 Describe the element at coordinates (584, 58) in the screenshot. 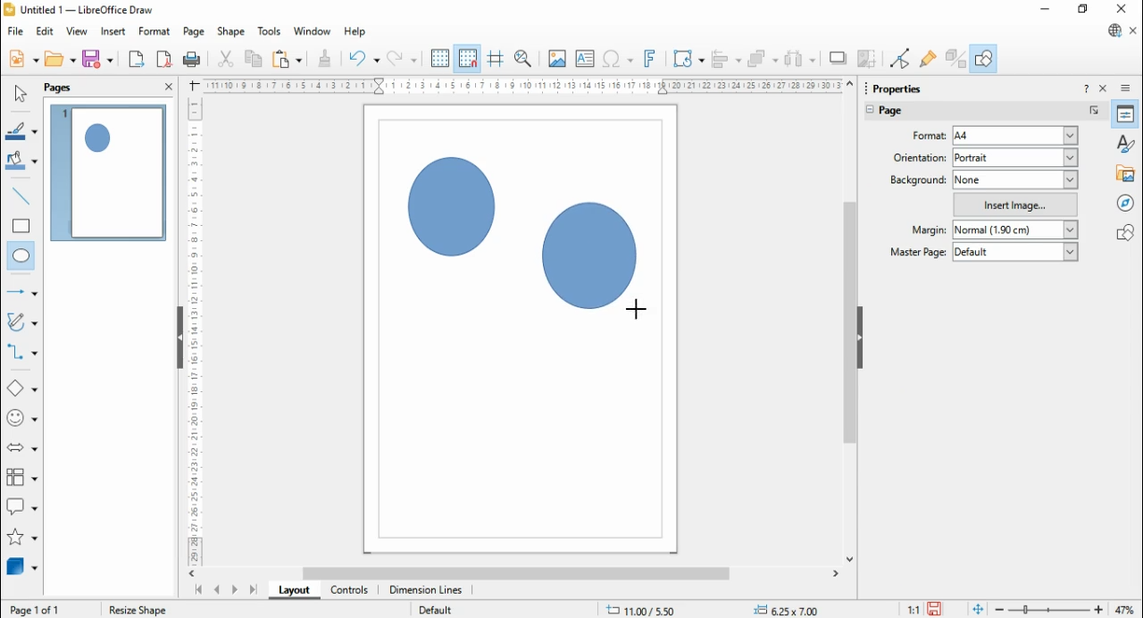

I see `insert text box` at that location.